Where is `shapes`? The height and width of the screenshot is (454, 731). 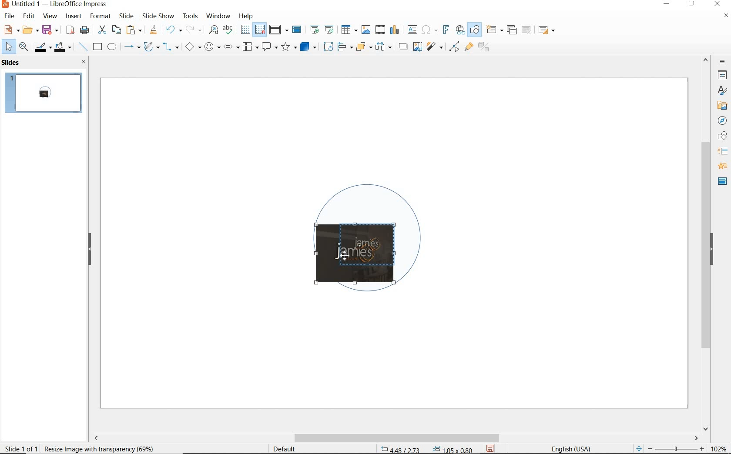
shapes is located at coordinates (721, 136).